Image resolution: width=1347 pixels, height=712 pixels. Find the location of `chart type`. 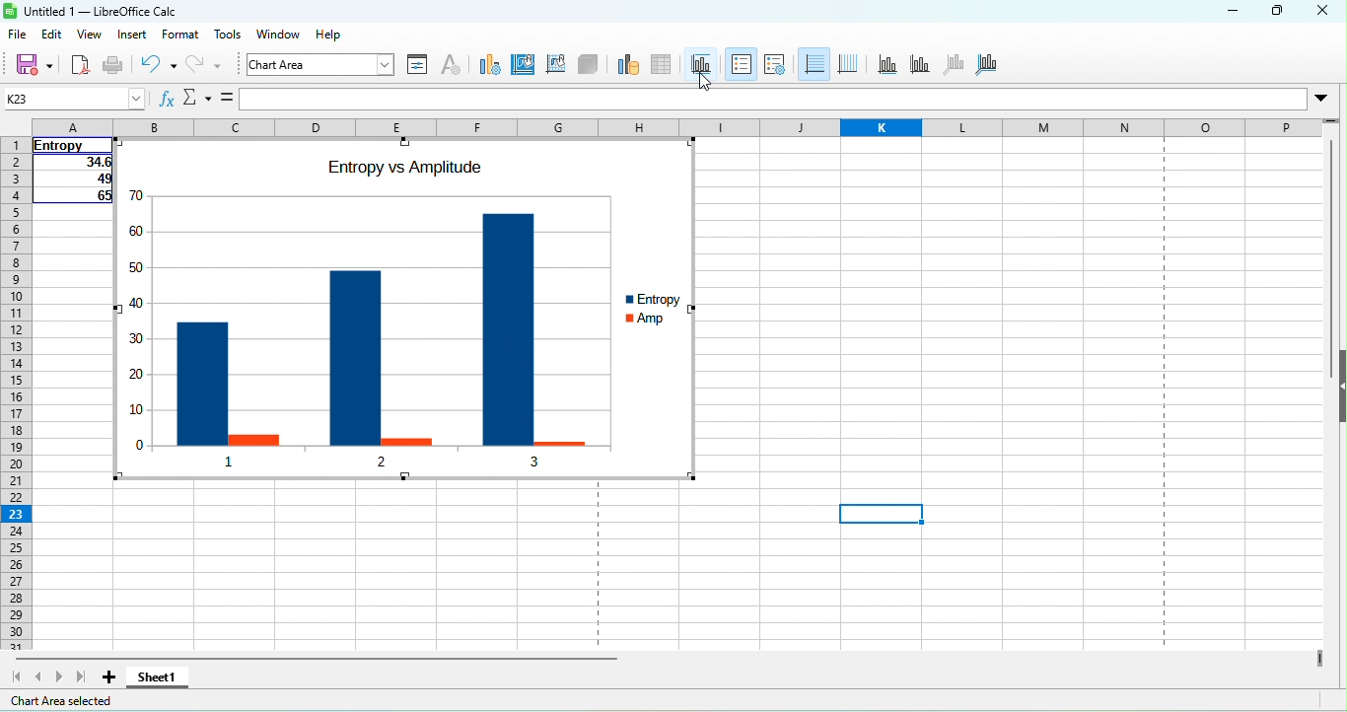

chart type is located at coordinates (489, 68).